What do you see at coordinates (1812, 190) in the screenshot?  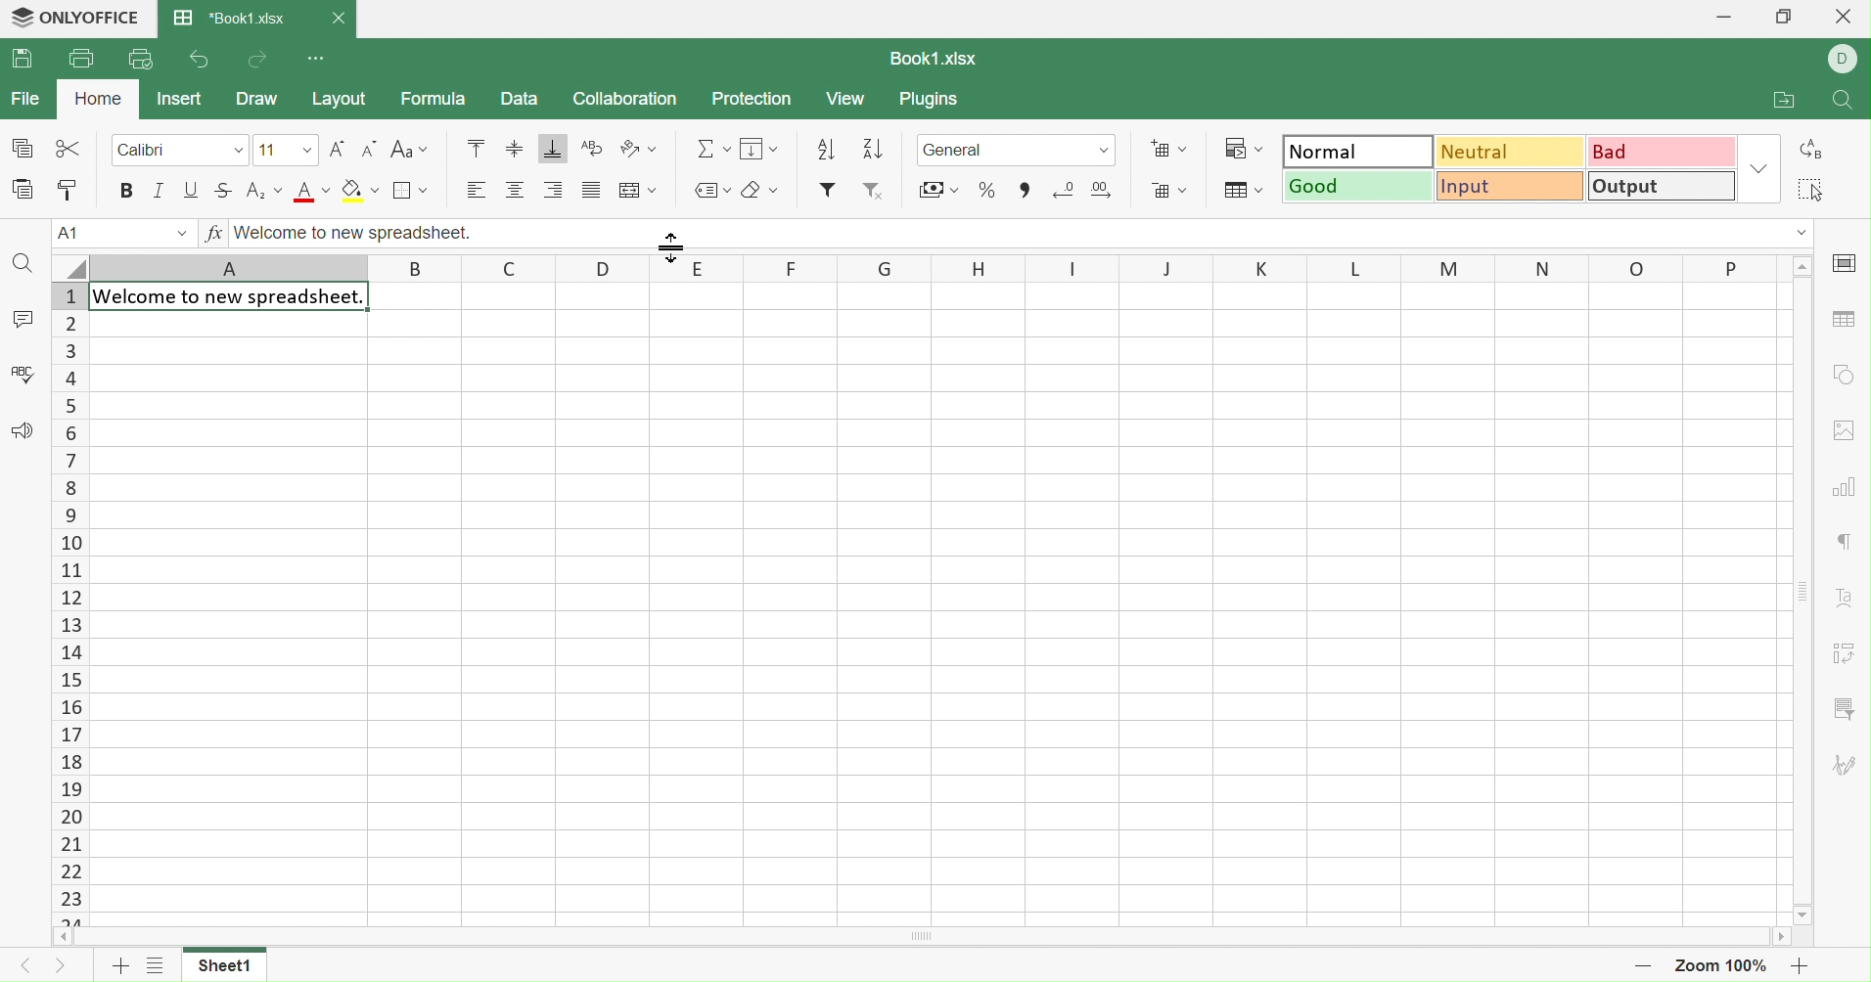 I see `Select all` at bounding box center [1812, 190].